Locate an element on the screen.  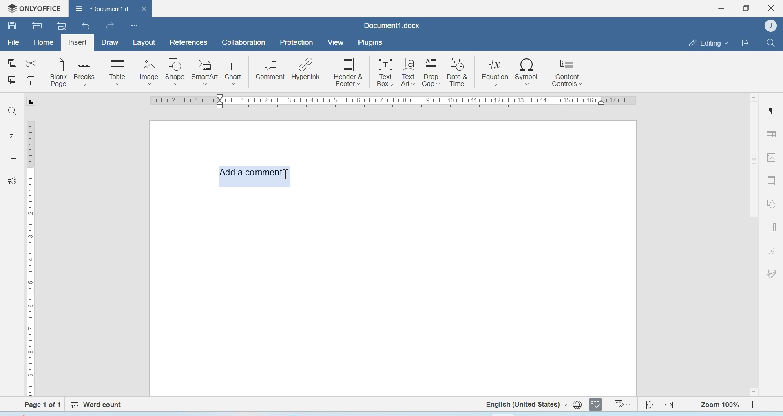
Headings is located at coordinates (12, 159).